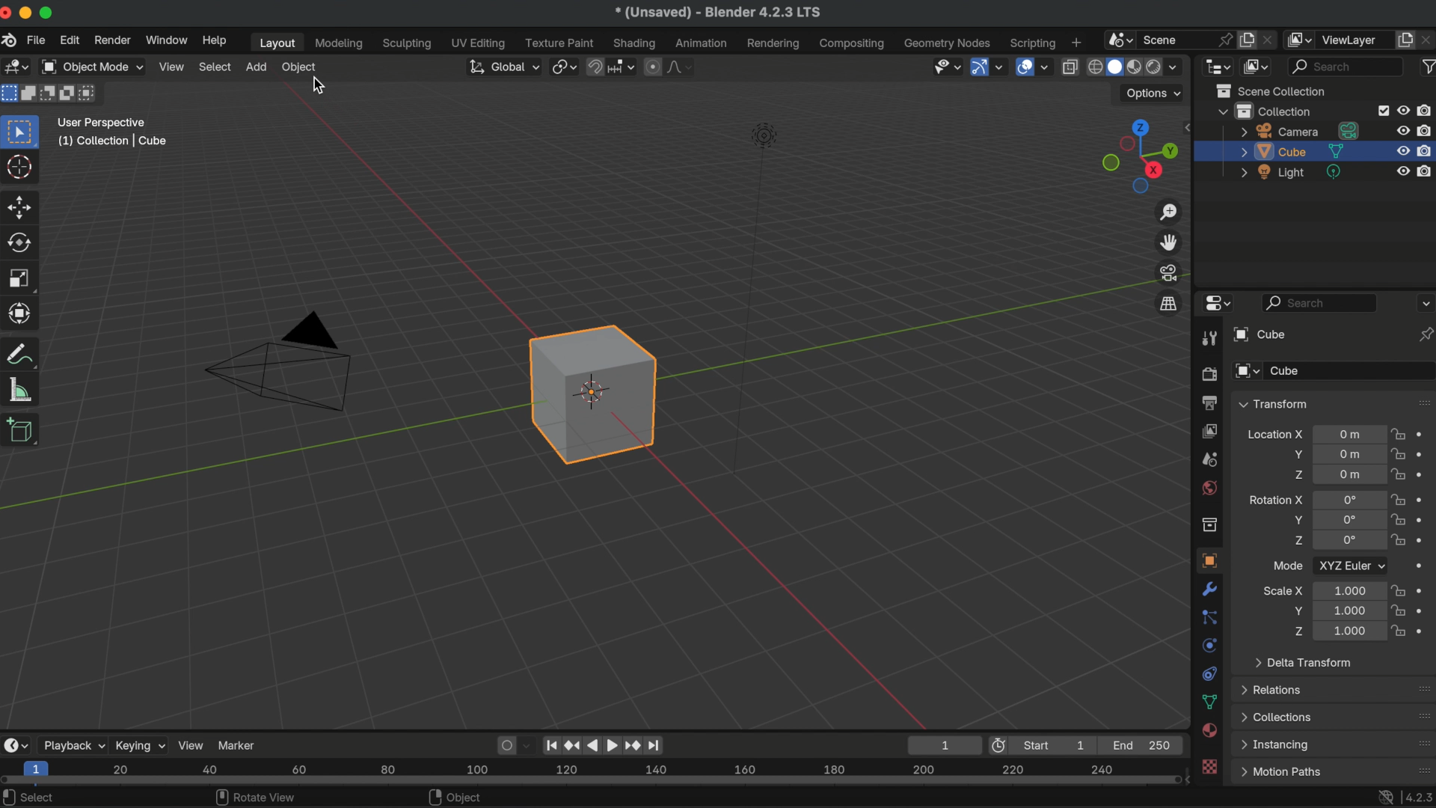  What do you see at coordinates (1283, 590) in the screenshot?
I see `scale X` at bounding box center [1283, 590].